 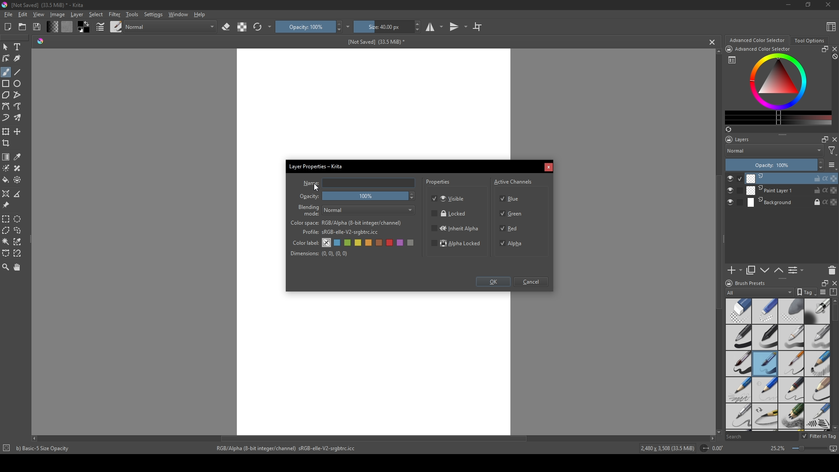 I want to click on thin brush, so click(x=791, y=364).